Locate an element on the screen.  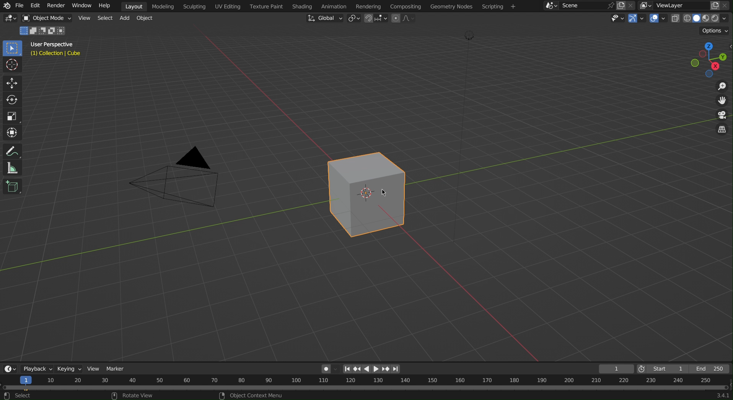
Sculpting is located at coordinates (194, 6).